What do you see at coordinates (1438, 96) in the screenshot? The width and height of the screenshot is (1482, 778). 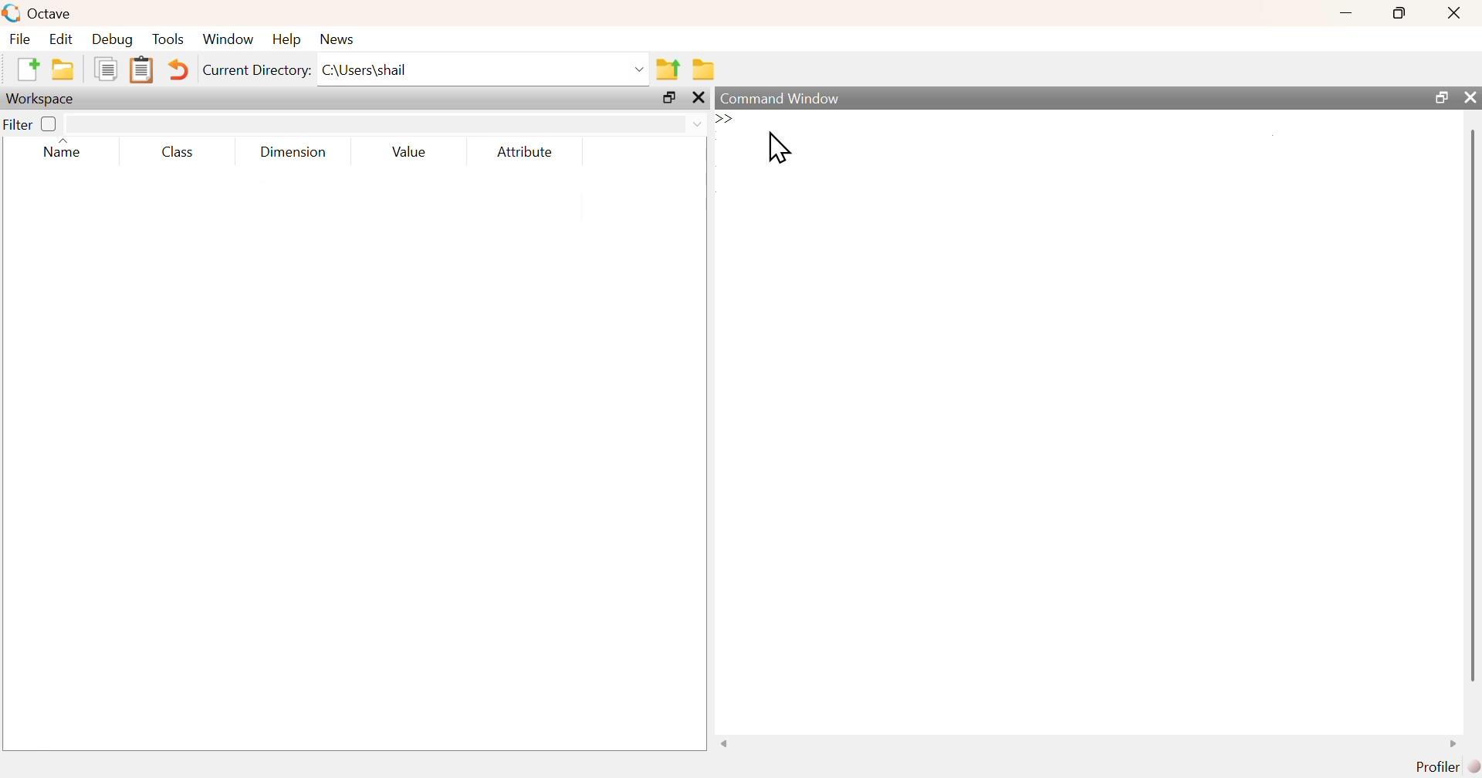 I see `maximize` at bounding box center [1438, 96].